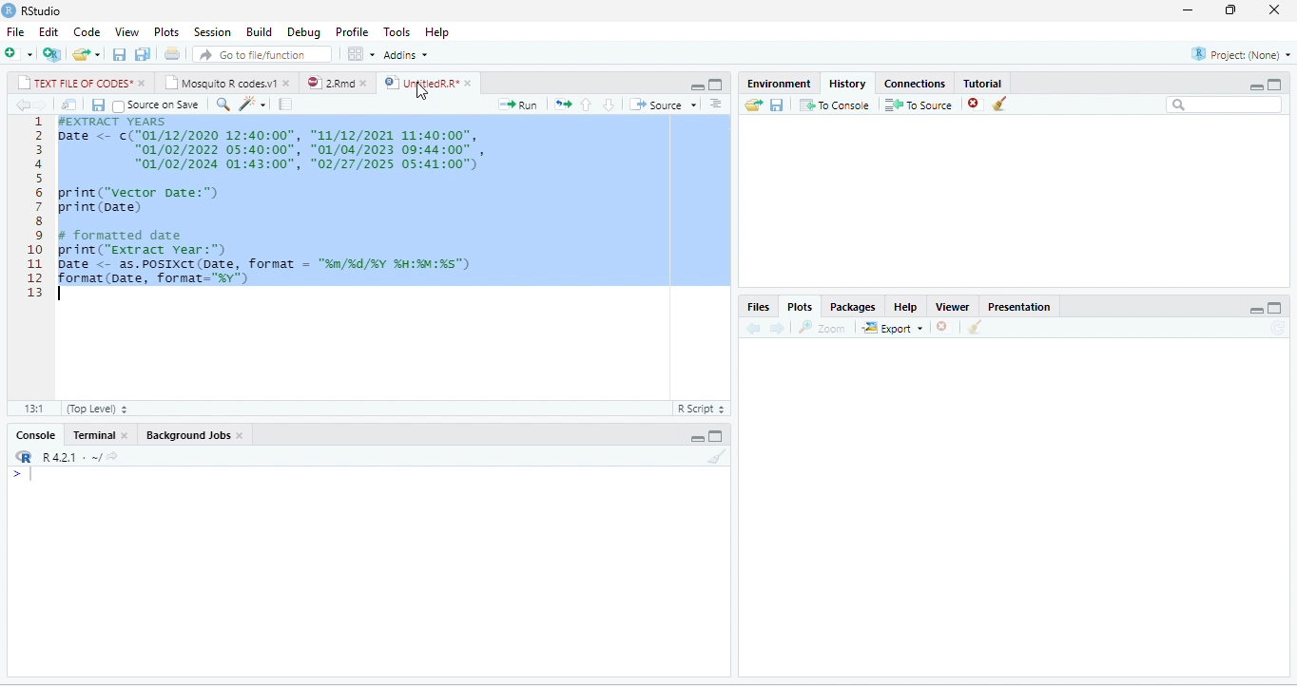 The height and width of the screenshot is (686, 1297). What do you see at coordinates (305, 32) in the screenshot?
I see `Debug` at bounding box center [305, 32].